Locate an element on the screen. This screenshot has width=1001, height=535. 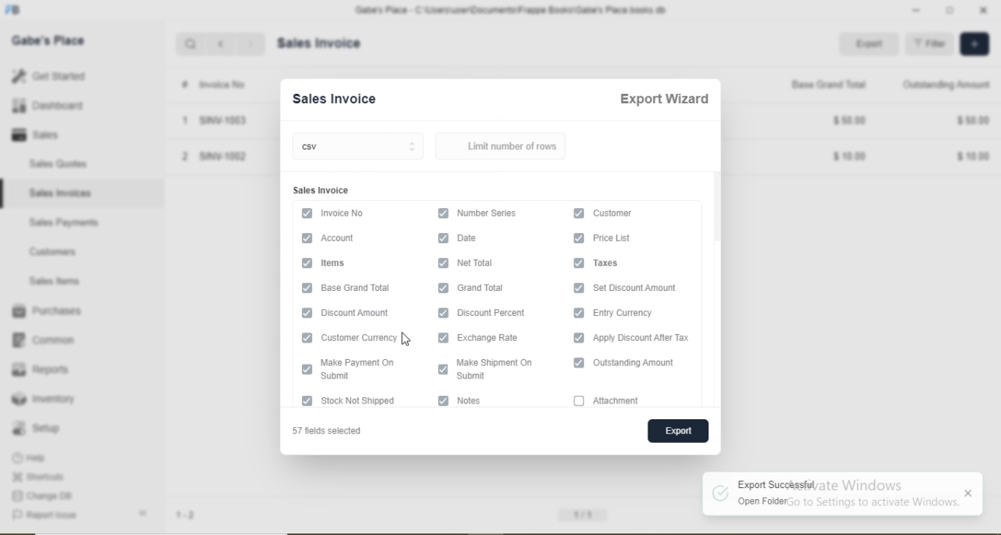
Customer is located at coordinates (616, 214).